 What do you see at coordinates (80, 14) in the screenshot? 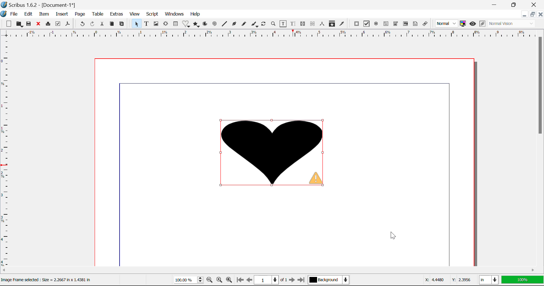
I see `Page` at bounding box center [80, 14].